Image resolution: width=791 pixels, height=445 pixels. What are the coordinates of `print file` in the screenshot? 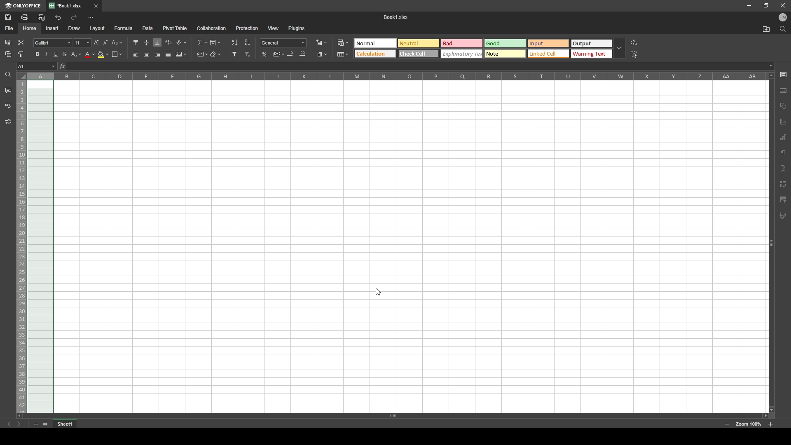 It's located at (24, 17).